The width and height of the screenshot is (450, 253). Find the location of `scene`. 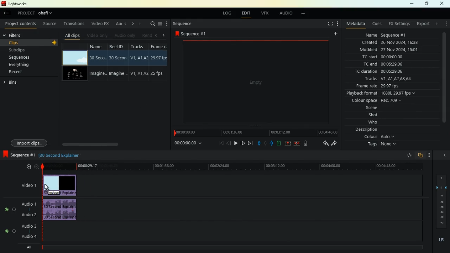

scene is located at coordinates (373, 108).